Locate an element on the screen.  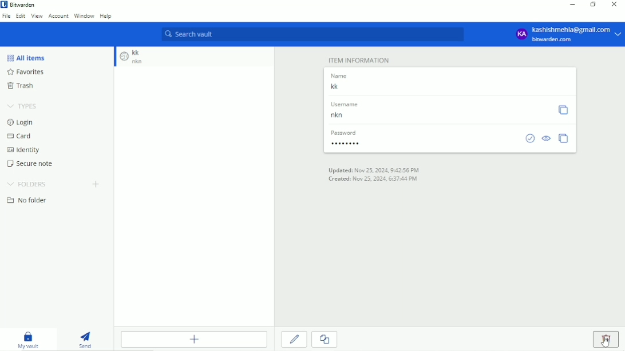
profile is located at coordinates (521, 35).